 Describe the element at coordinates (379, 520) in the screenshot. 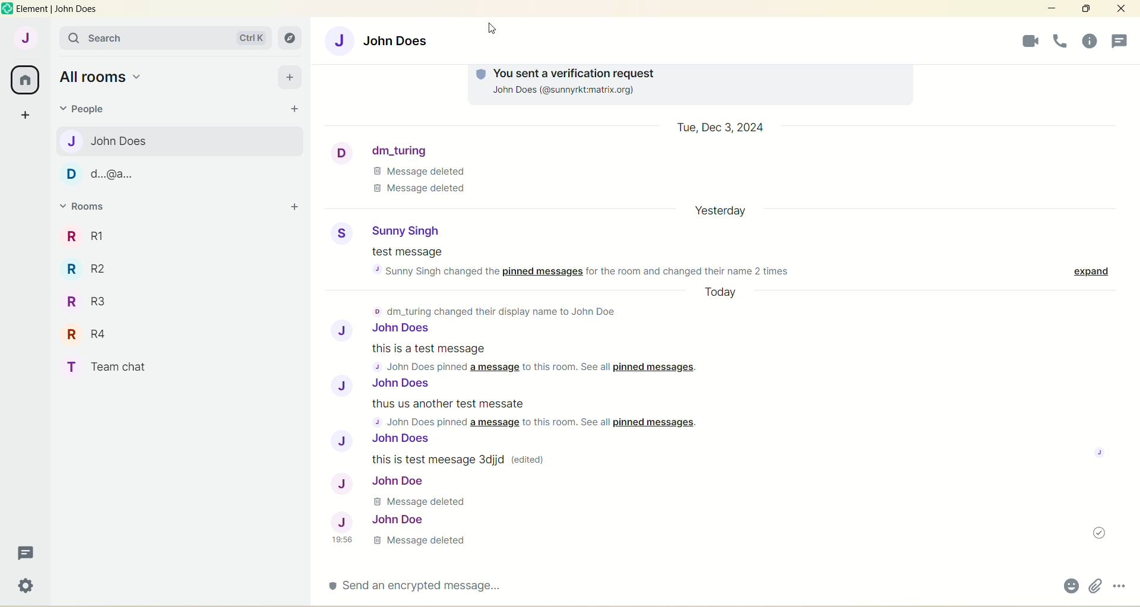

I see `John Doe` at that location.